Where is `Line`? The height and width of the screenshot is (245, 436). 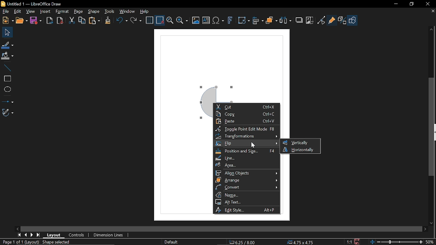
Line is located at coordinates (246, 158).